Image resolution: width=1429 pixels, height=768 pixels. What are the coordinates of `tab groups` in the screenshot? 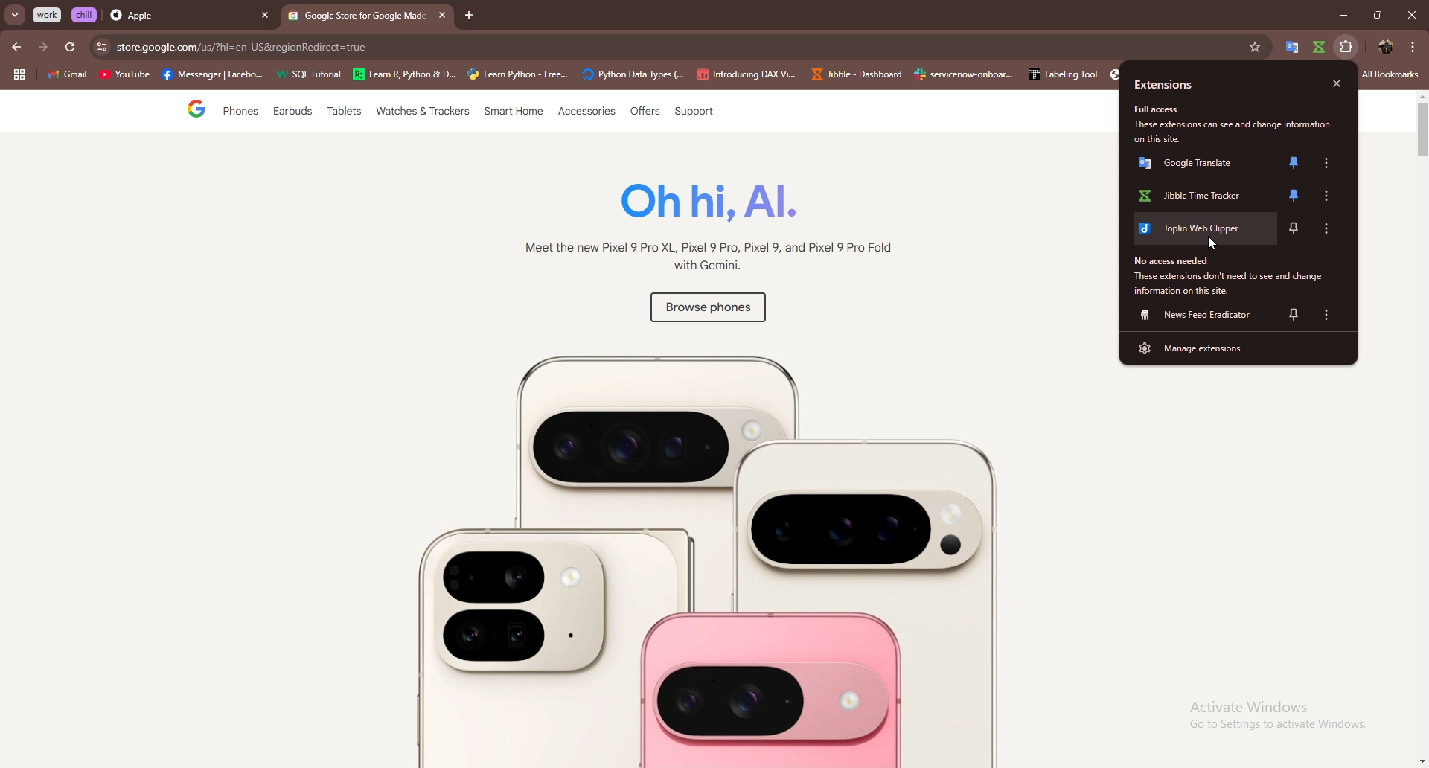 It's located at (19, 75).